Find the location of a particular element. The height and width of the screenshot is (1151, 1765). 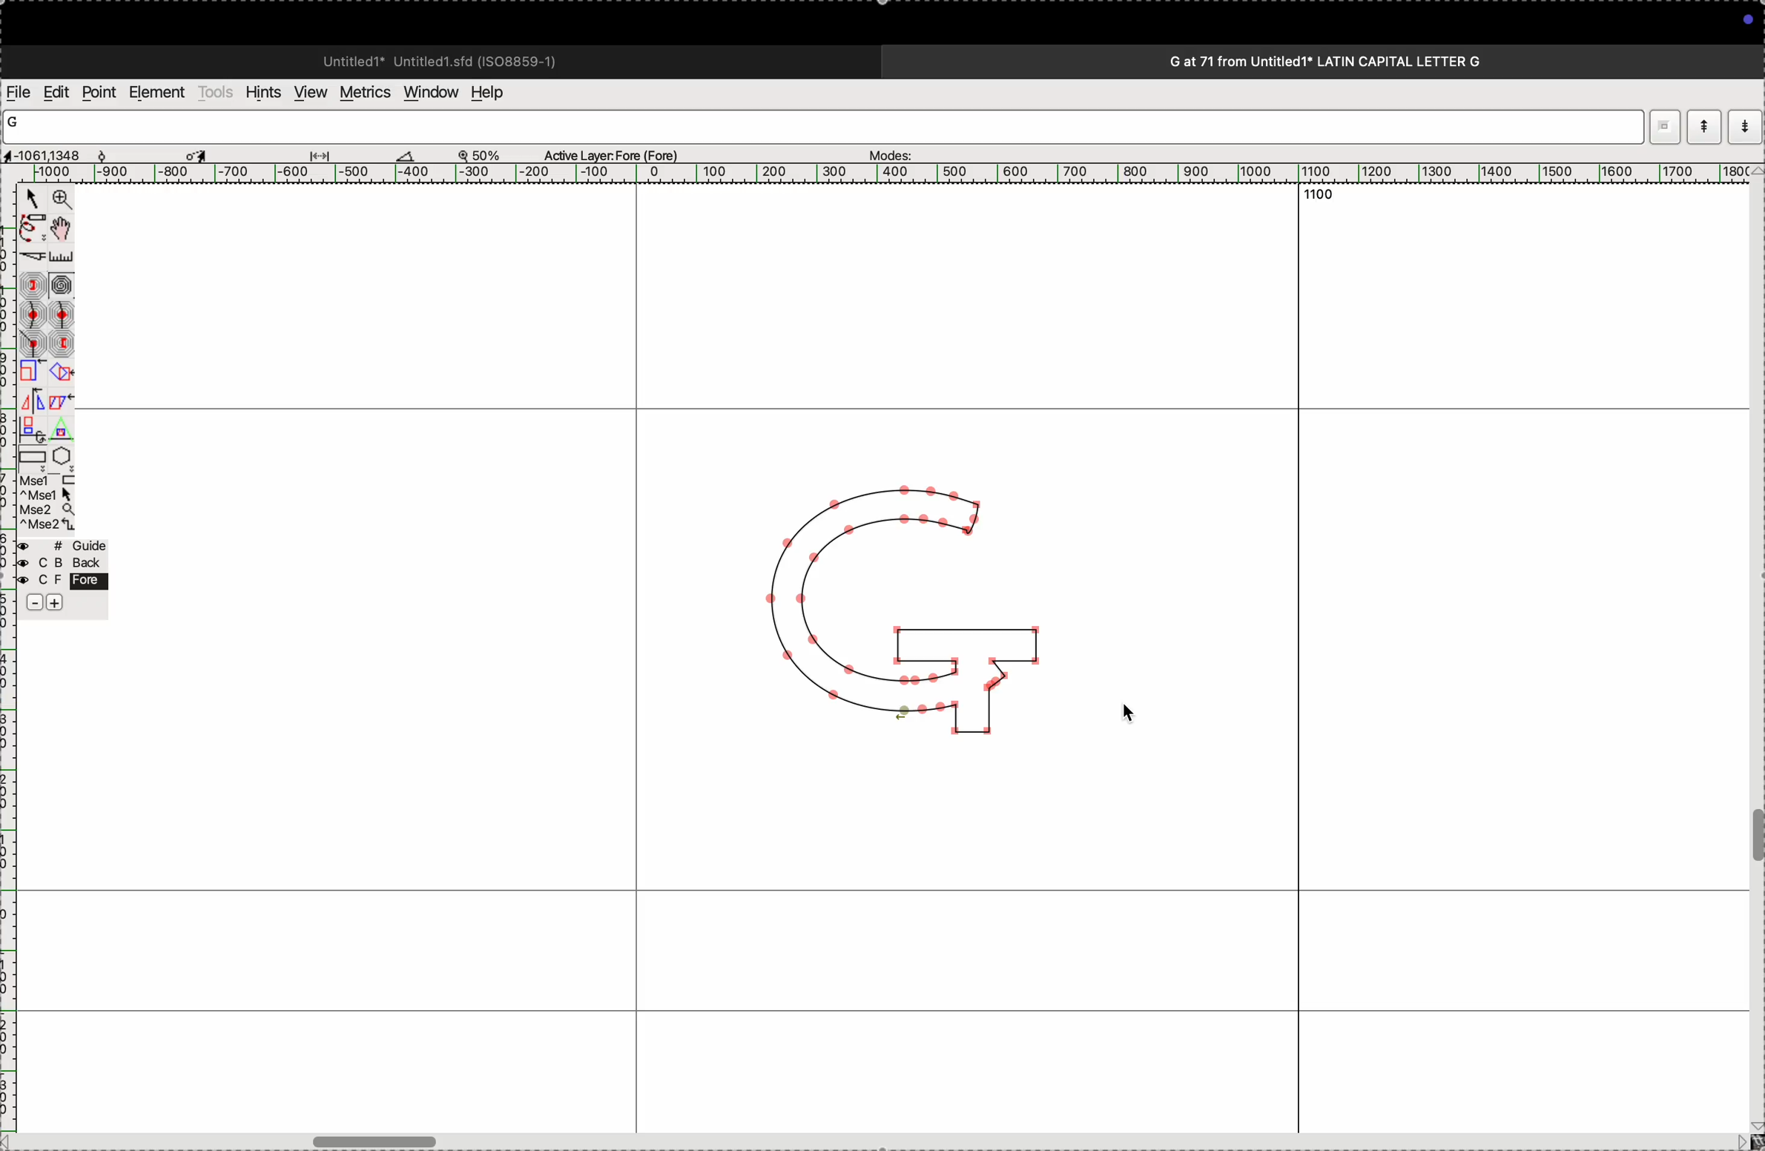

help is located at coordinates (495, 92).